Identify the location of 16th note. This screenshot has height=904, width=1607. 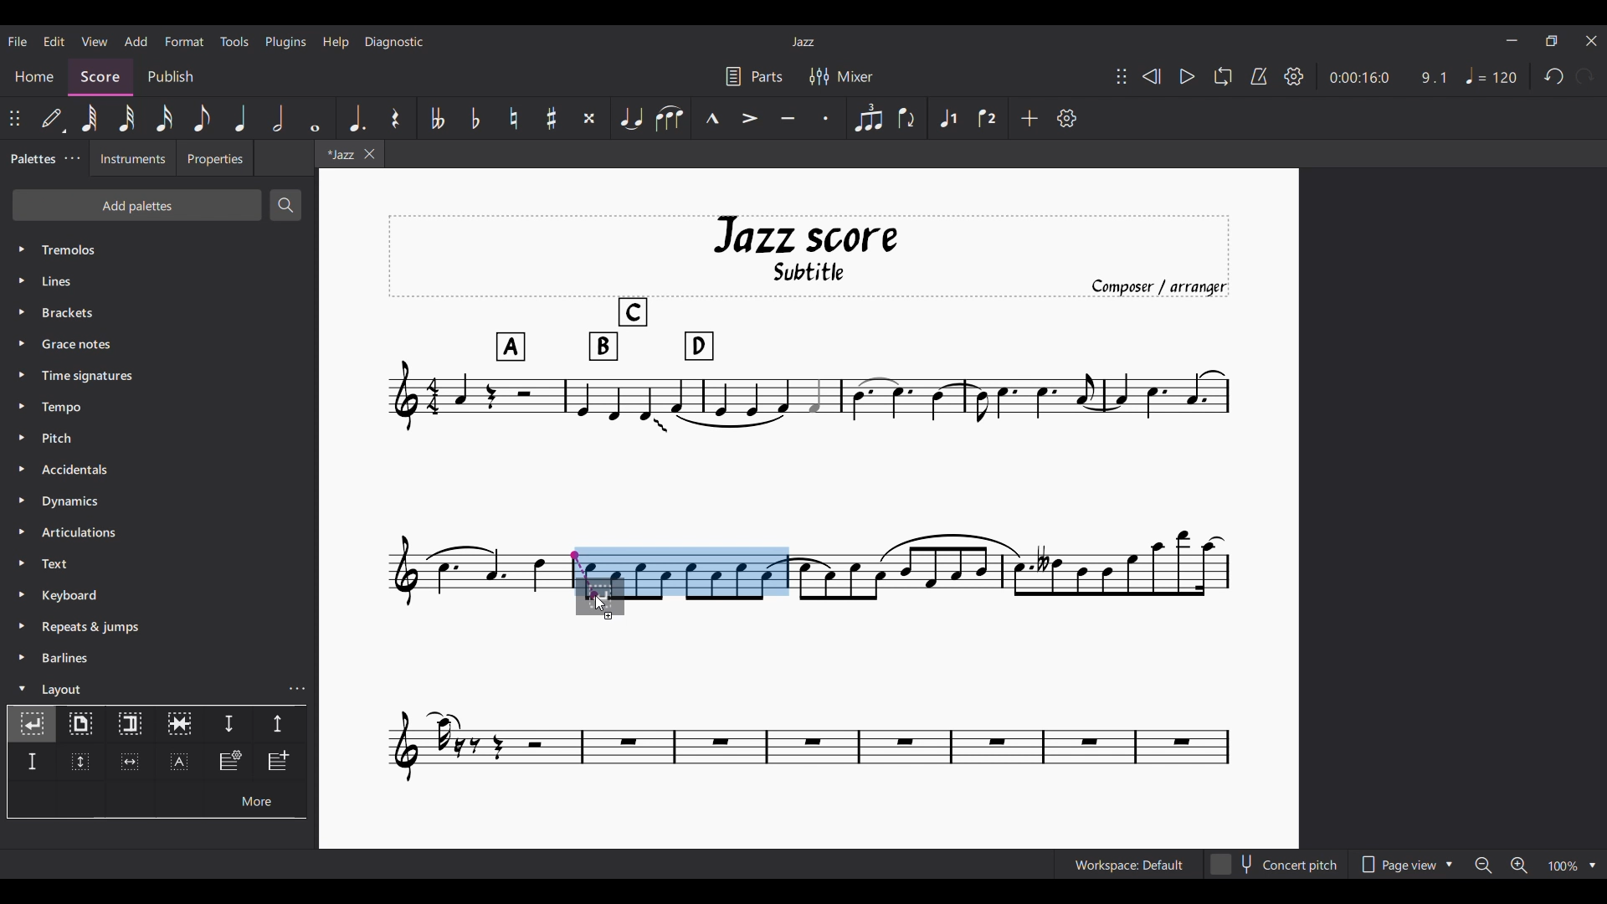
(163, 118).